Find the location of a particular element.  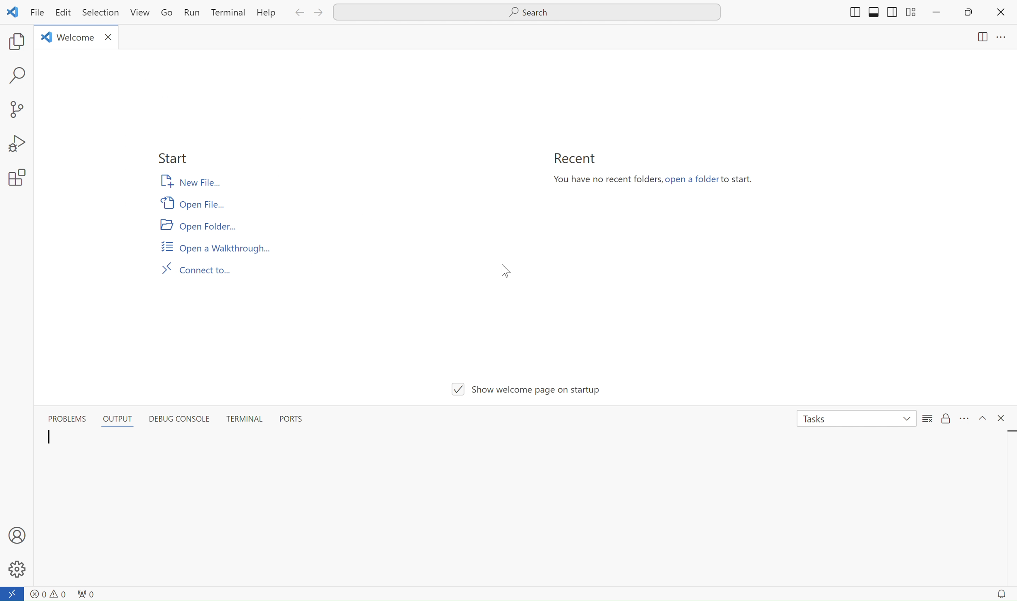

cursor is located at coordinates (45, 443).